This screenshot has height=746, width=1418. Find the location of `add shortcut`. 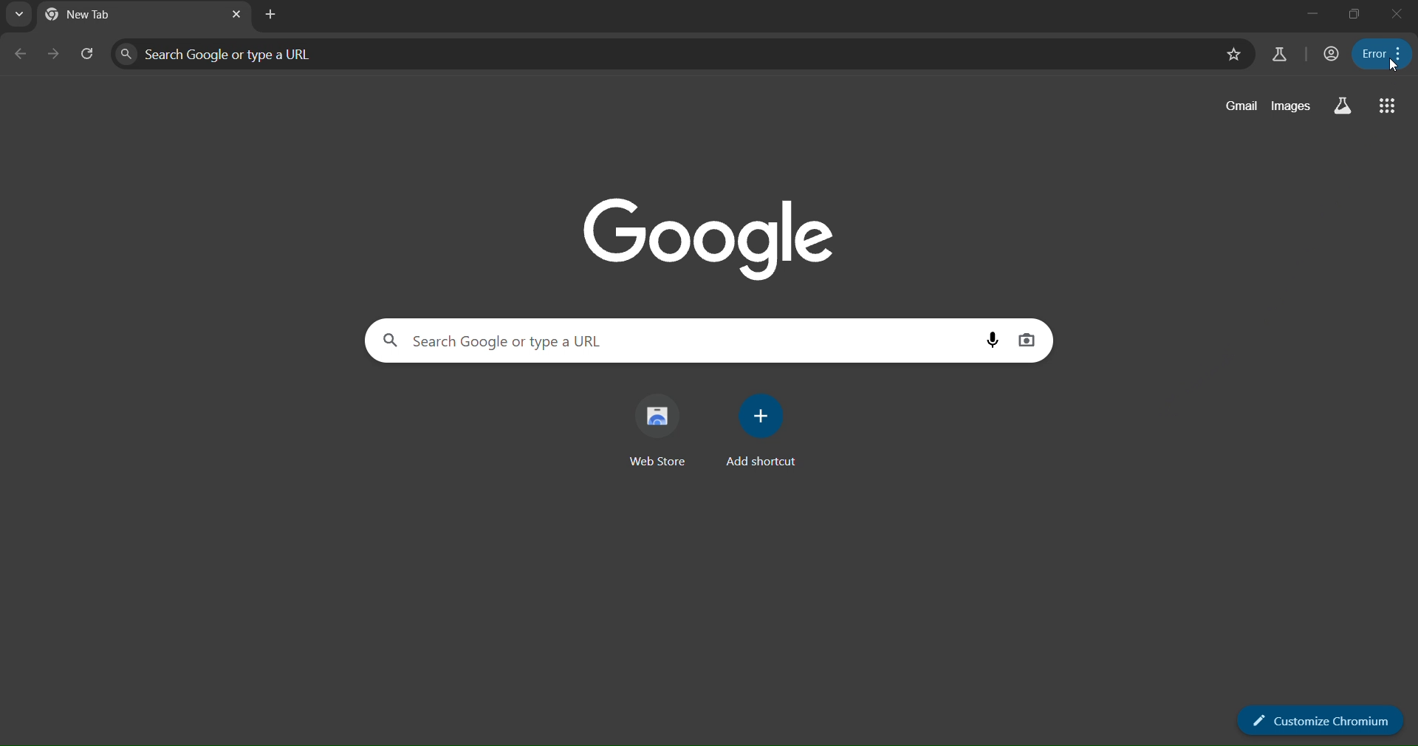

add shortcut is located at coordinates (759, 435).